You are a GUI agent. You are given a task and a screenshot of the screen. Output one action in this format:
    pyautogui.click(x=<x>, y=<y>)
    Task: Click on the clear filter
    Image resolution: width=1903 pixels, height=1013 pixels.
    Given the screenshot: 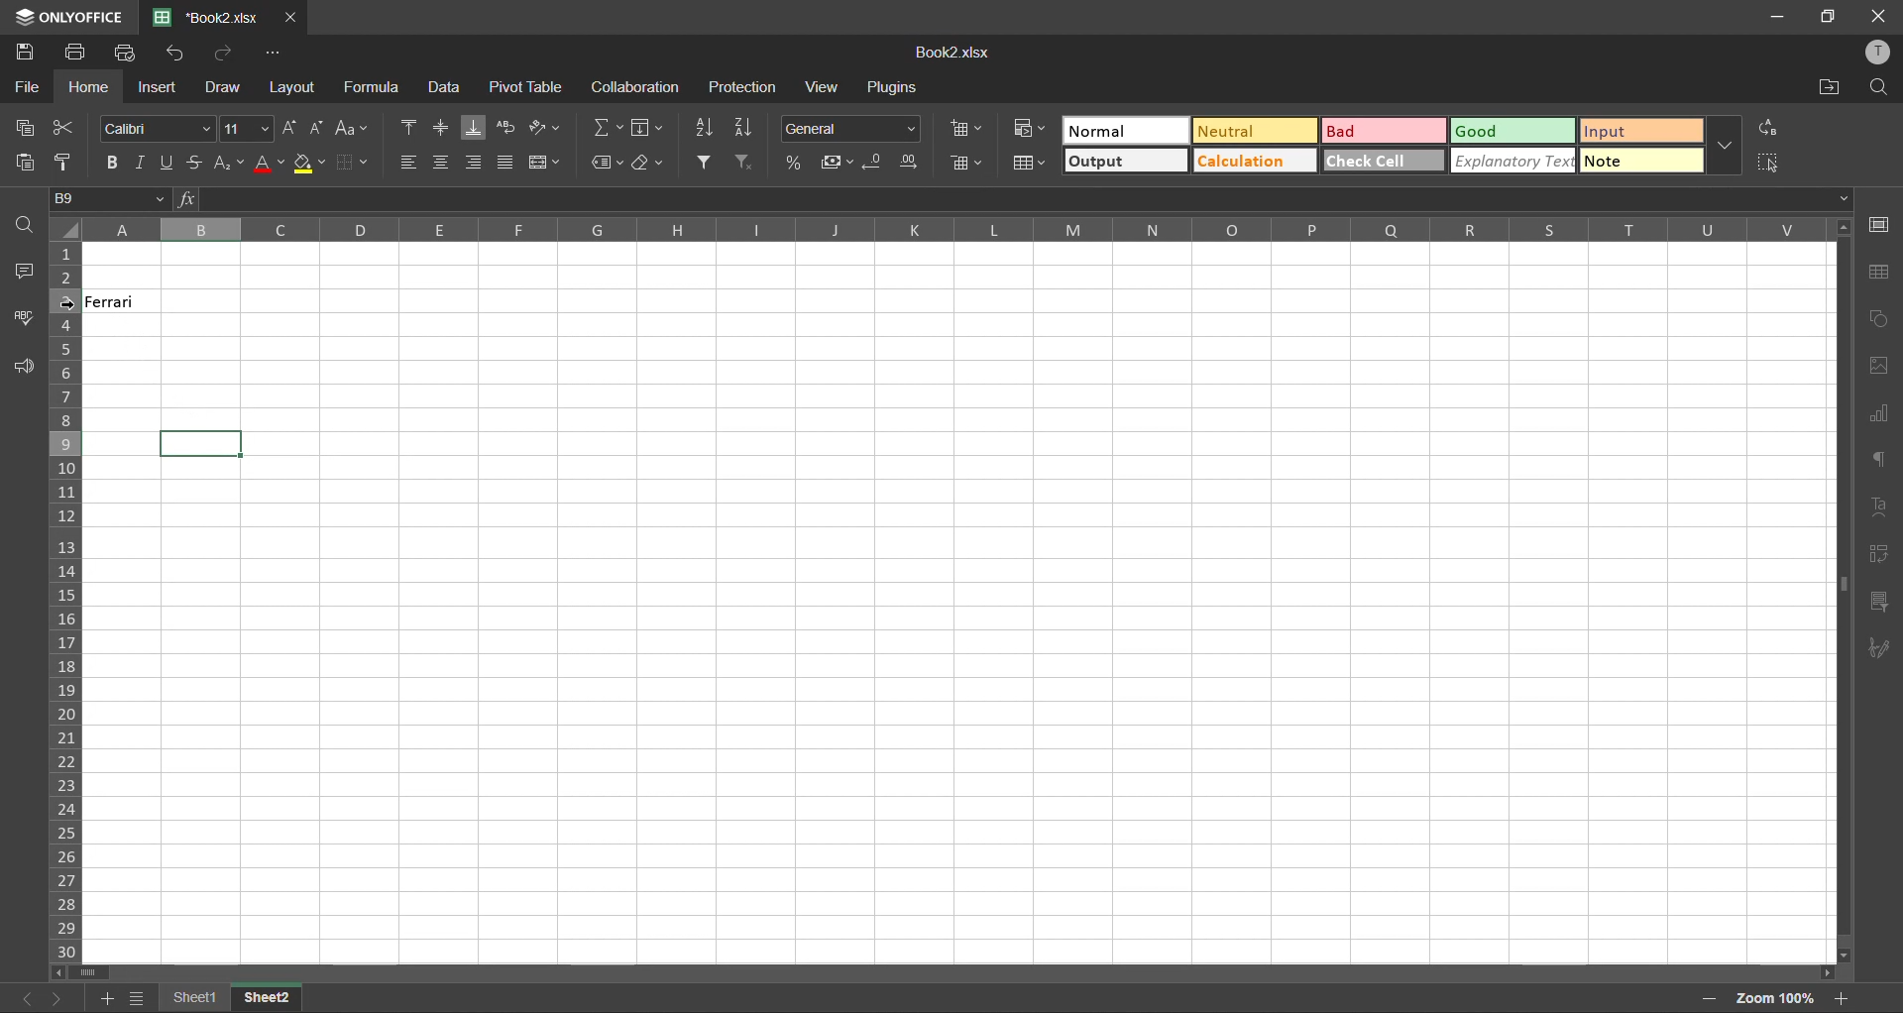 What is the action you would take?
    pyautogui.click(x=742, y=165)
    